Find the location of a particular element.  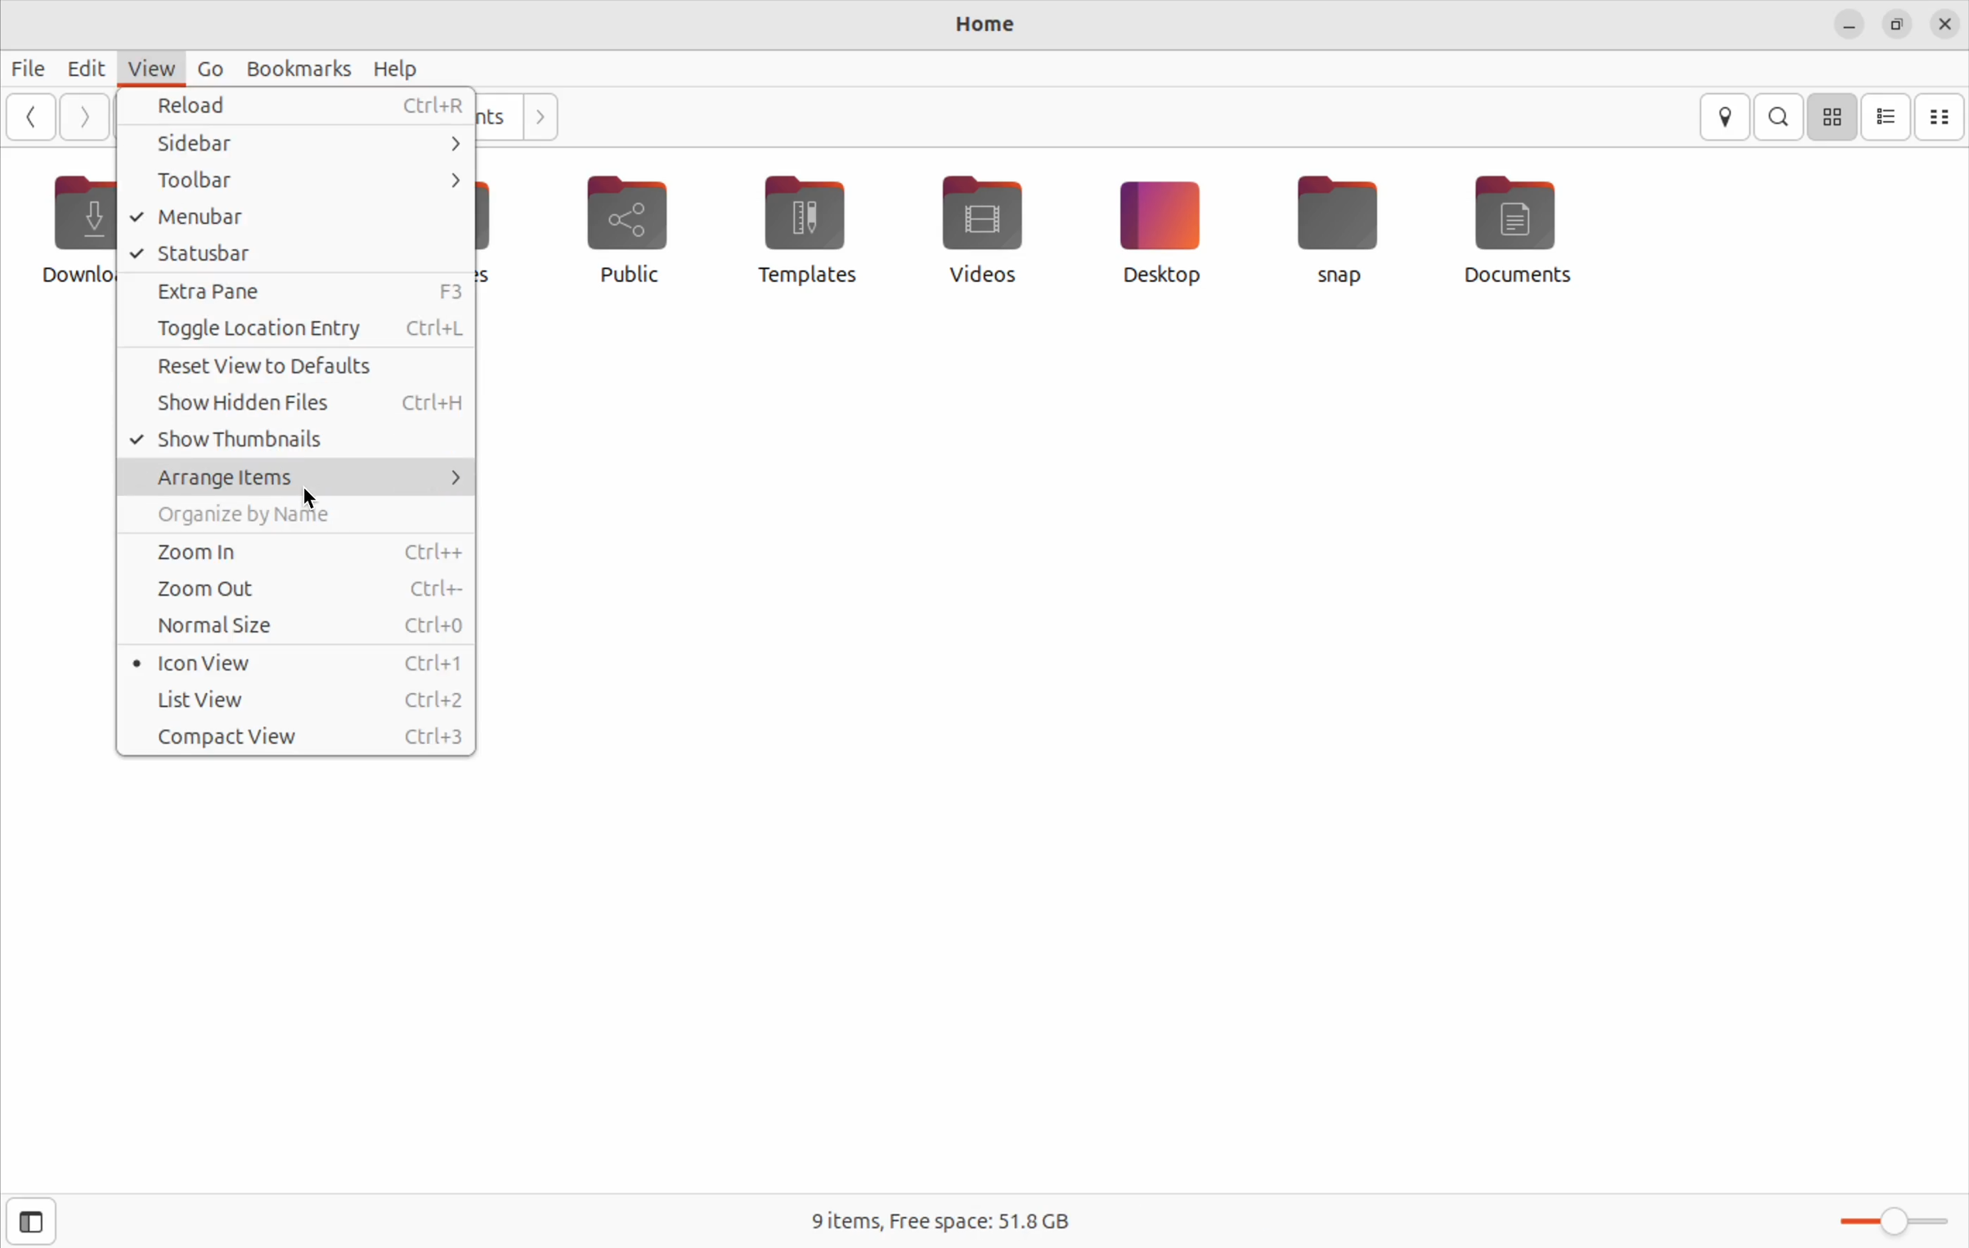

templates is located at coordinates (804, 228).